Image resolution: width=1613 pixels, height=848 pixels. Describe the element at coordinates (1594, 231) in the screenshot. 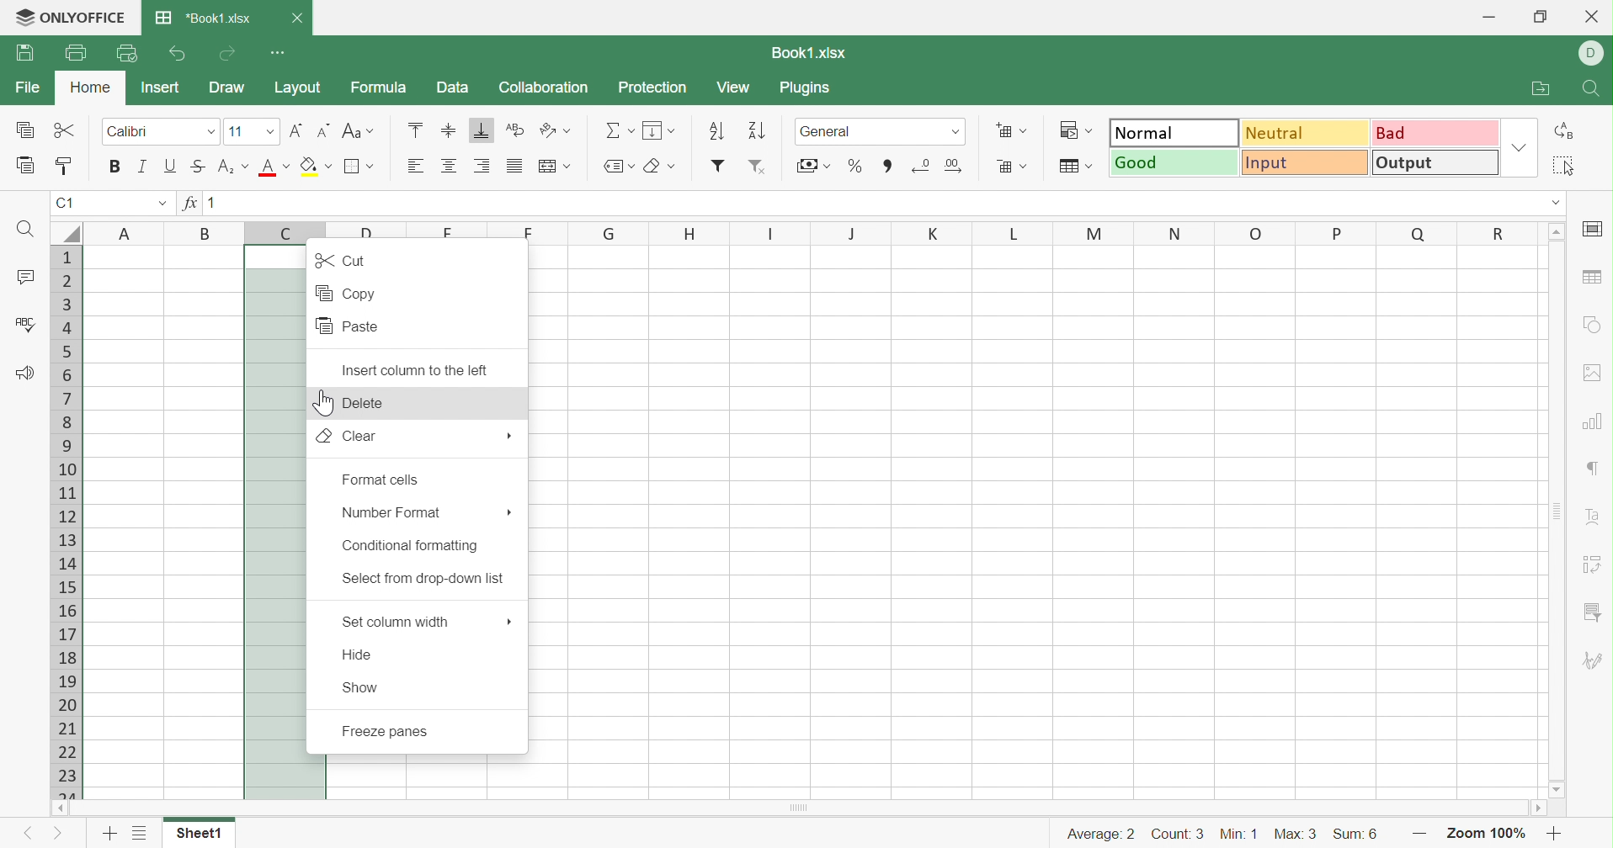

I see `Slide settings` at that location.